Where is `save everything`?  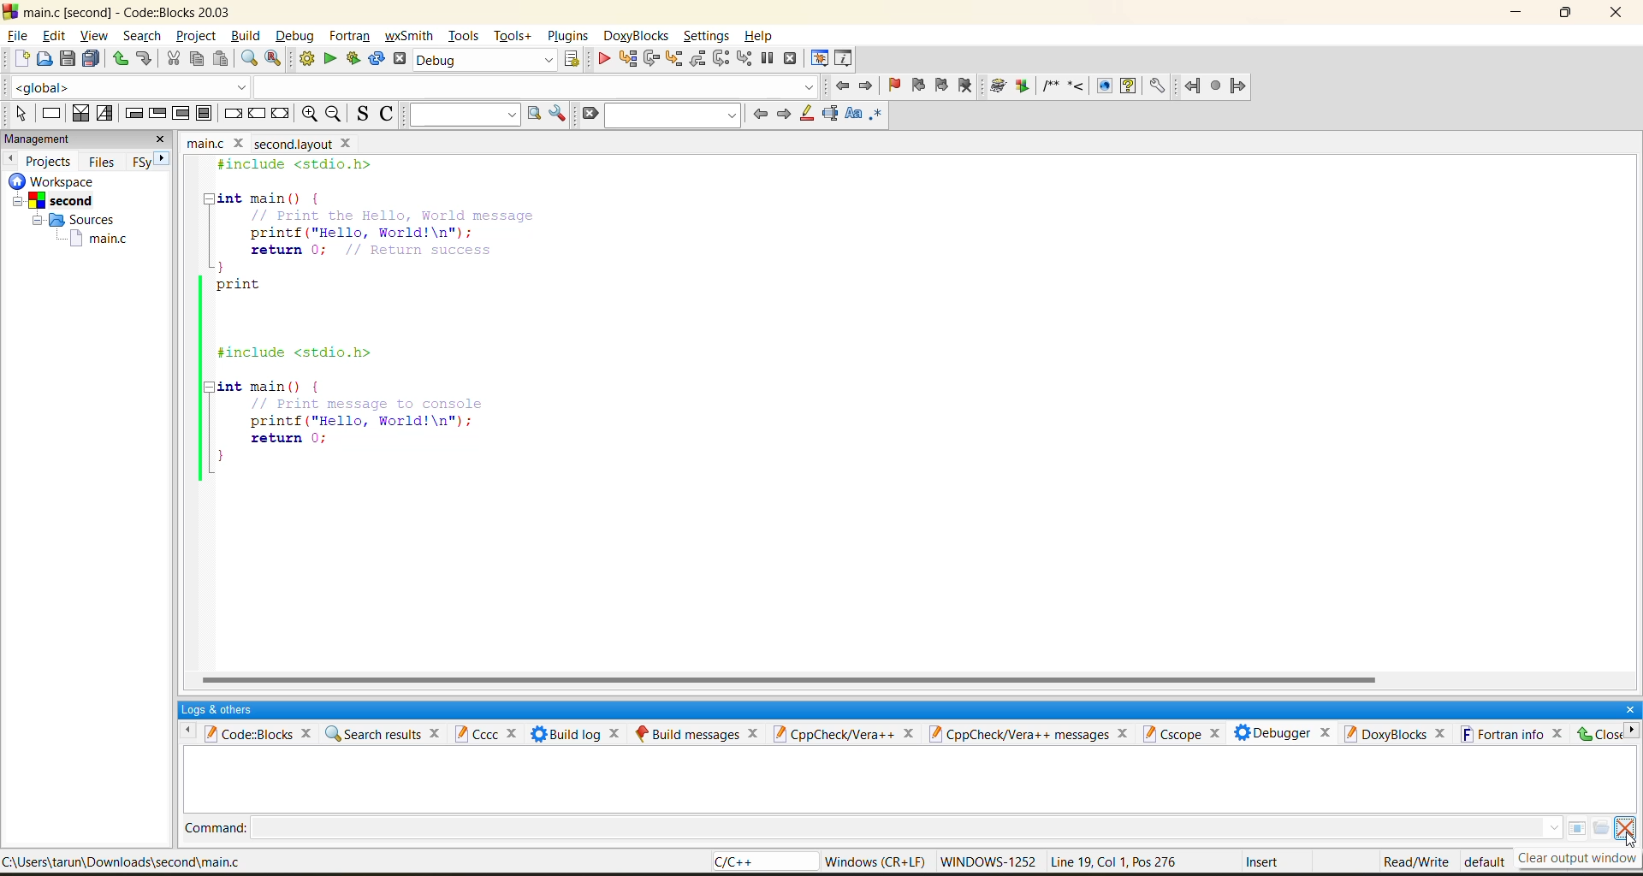
save everything is located at coordinates (91, 60).